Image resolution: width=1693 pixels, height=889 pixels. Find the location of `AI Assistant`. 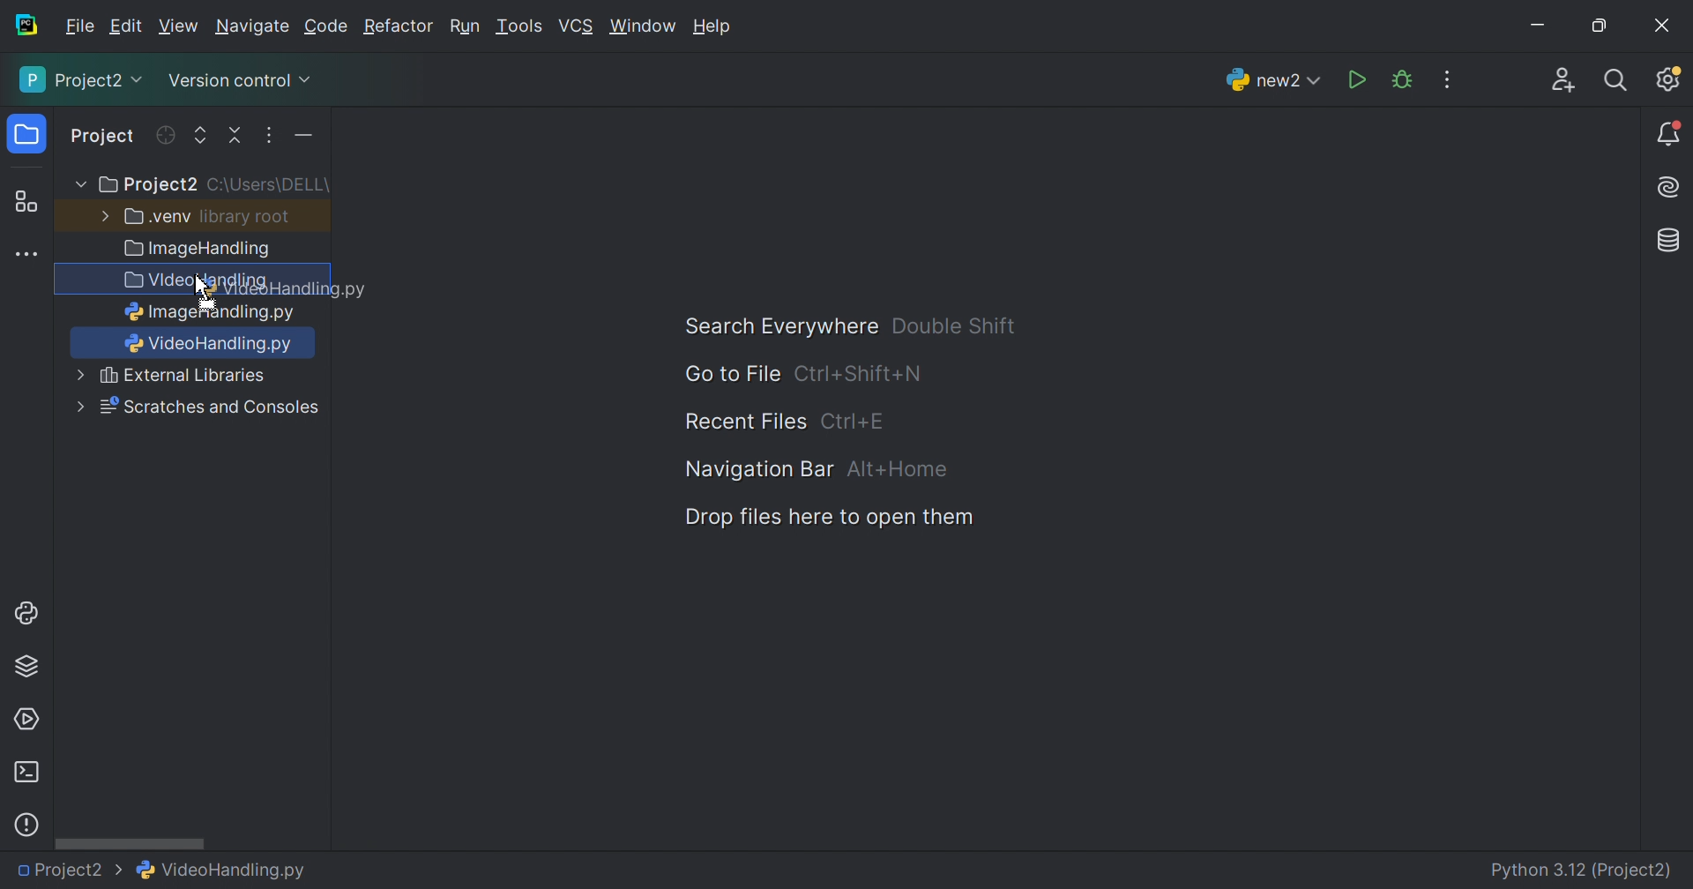

AI Assistant is located at coordinates (1671, 188).